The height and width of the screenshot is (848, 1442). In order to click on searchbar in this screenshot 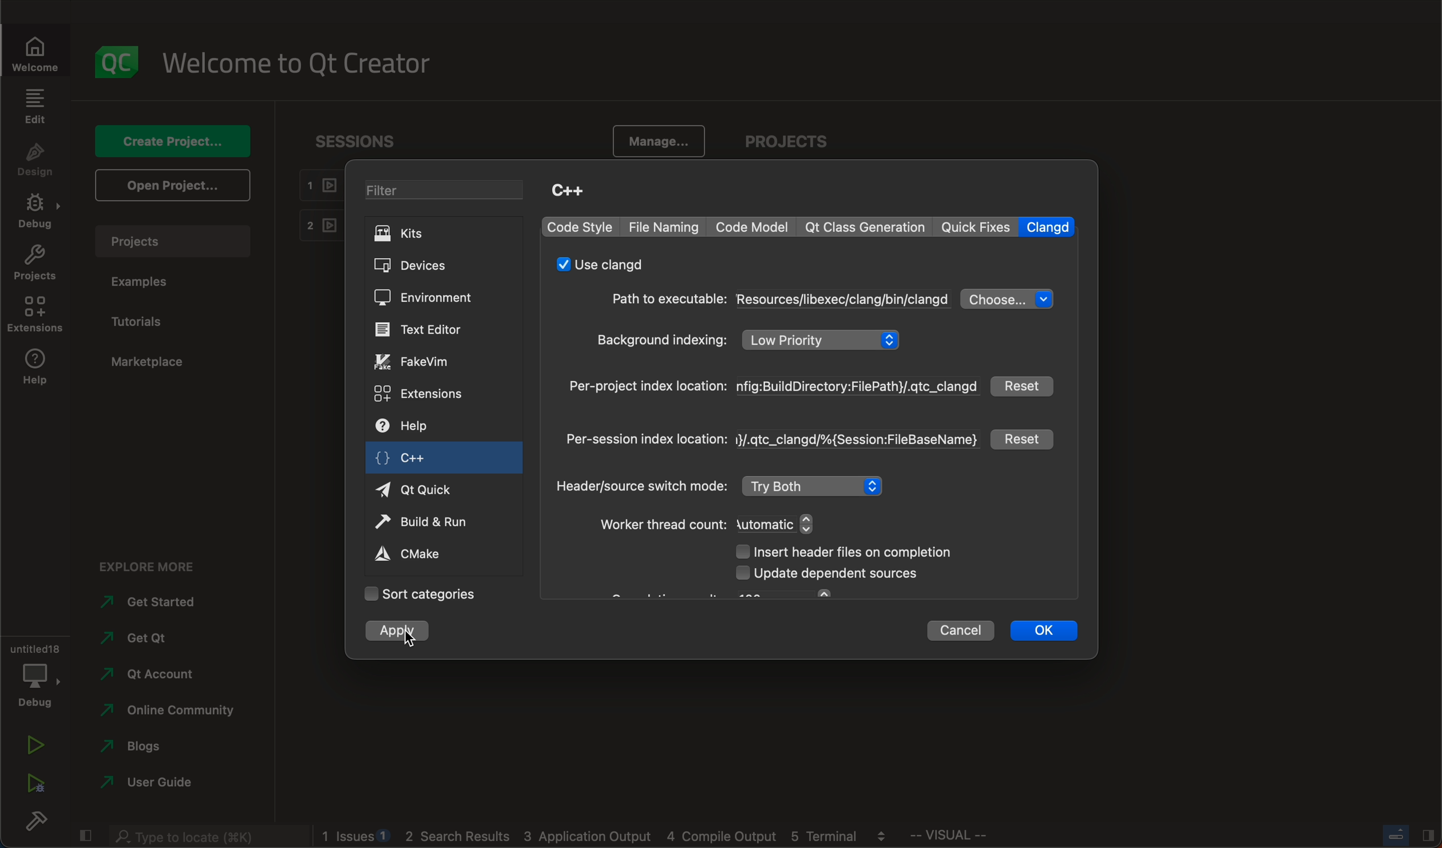, I will do `click(205, 837)`.